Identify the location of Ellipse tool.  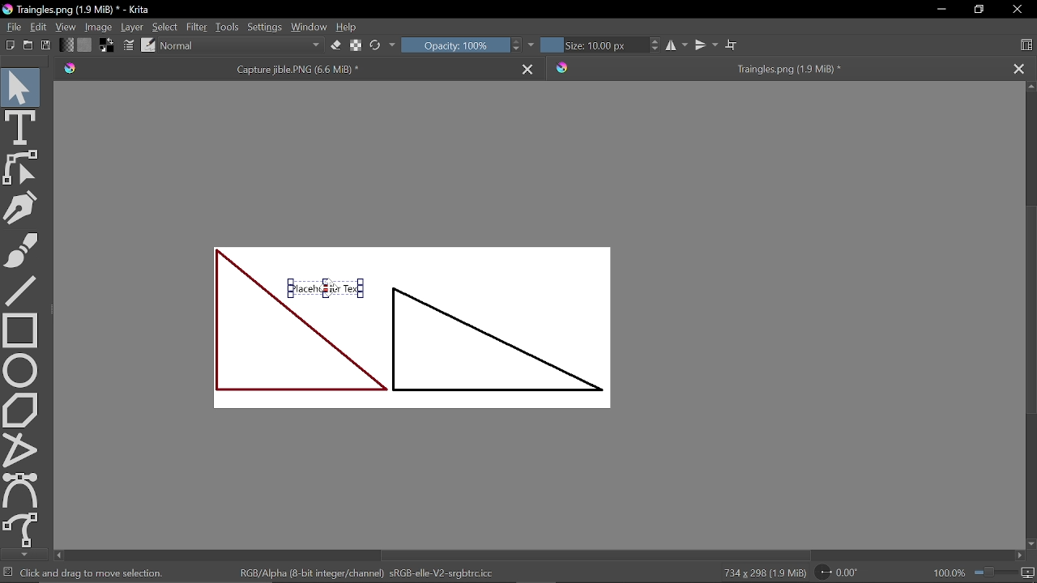
(21, 370).